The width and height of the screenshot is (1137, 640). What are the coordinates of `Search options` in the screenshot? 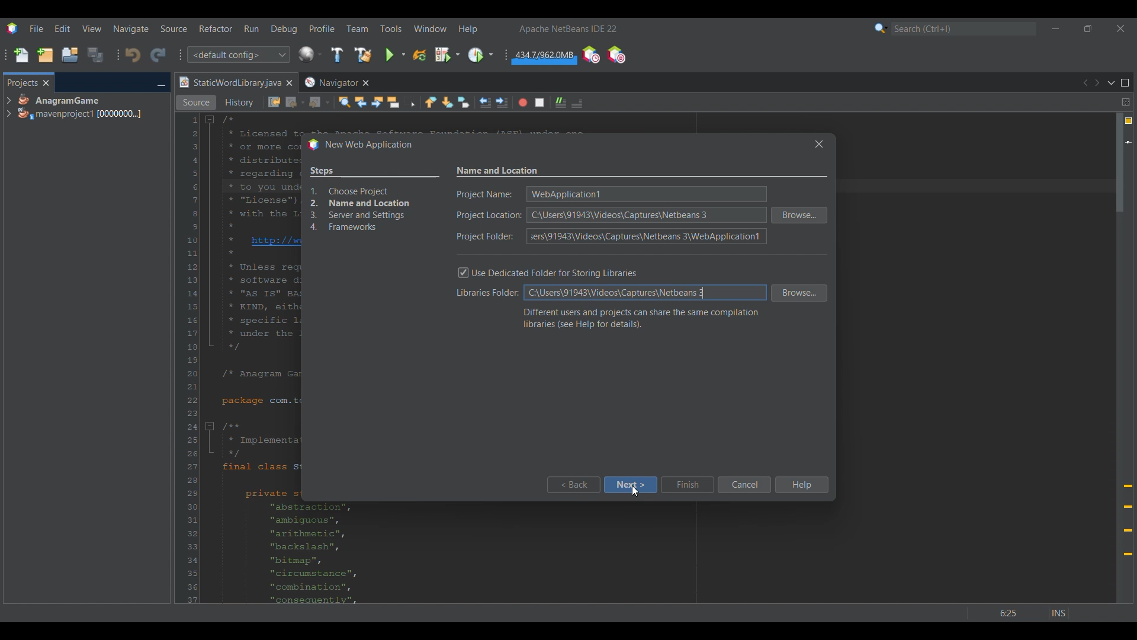 It's located at (881, 28).